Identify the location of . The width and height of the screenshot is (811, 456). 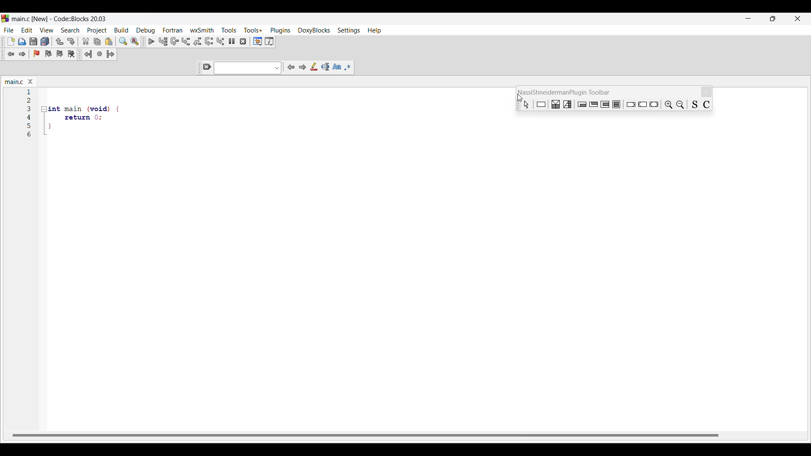
(618, 104).